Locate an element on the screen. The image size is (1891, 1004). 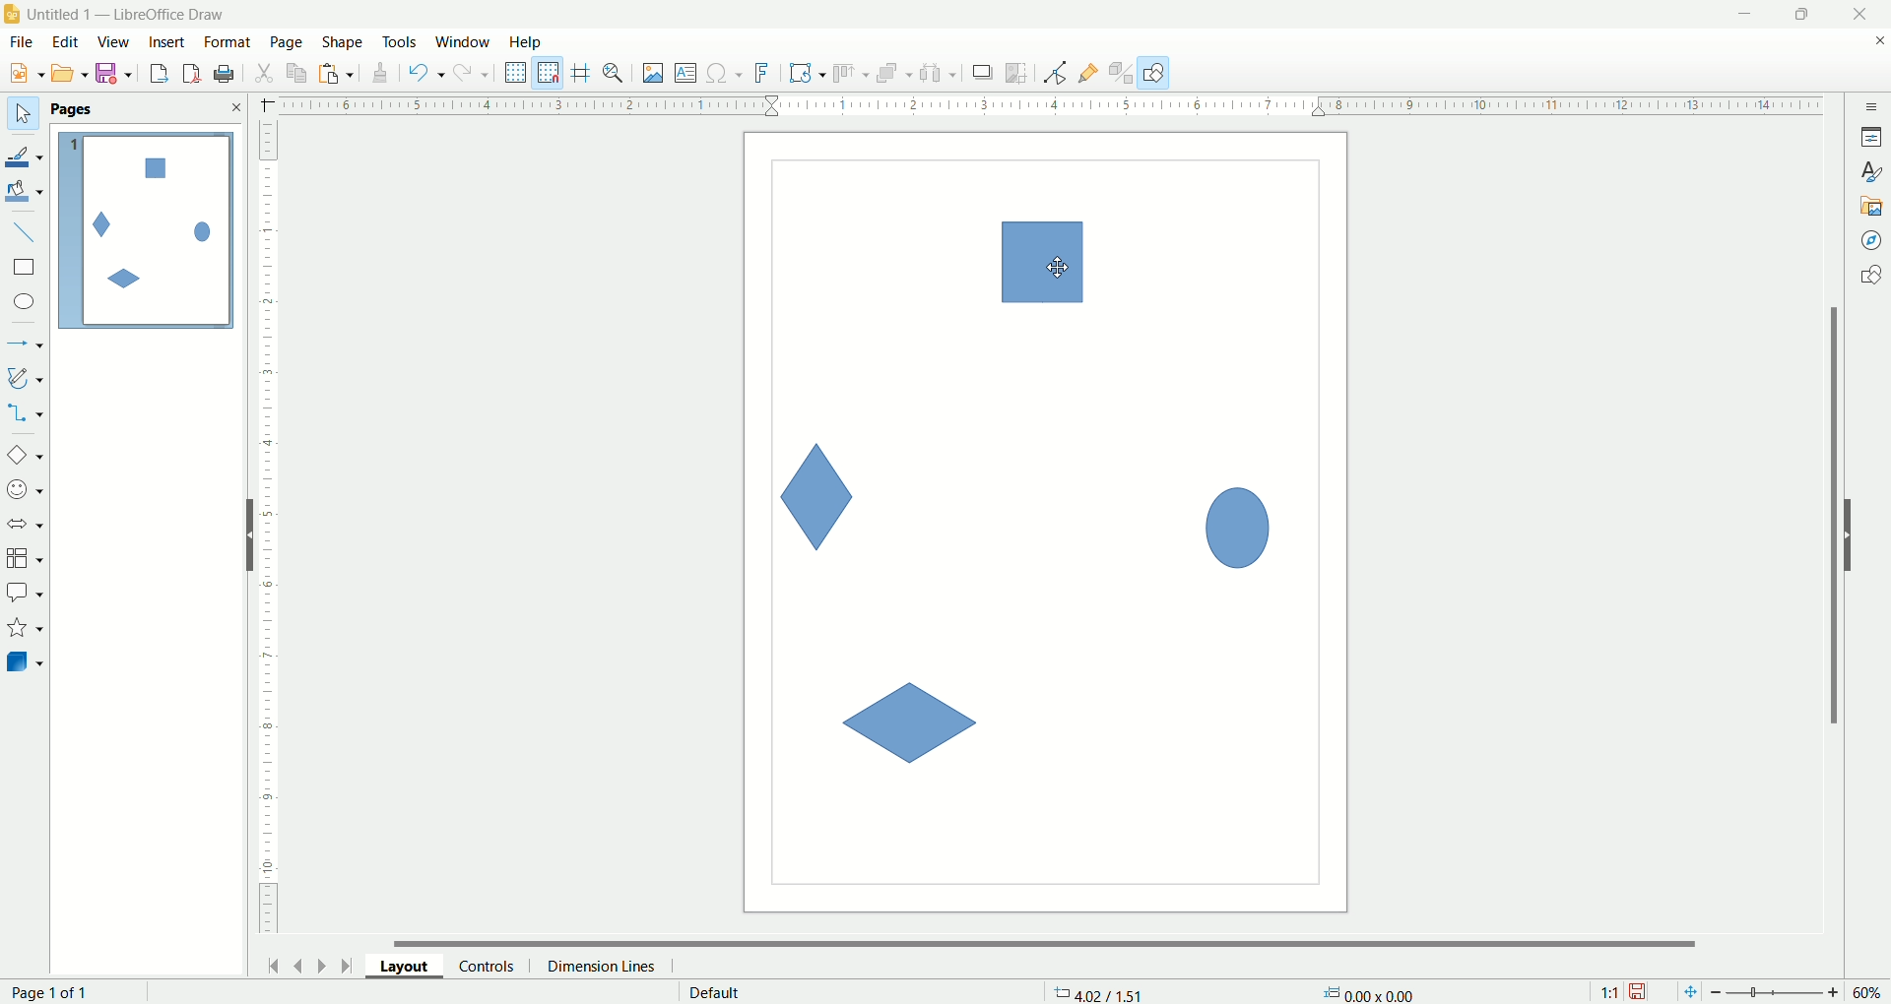
hide is located at coordinates (1858, 532).